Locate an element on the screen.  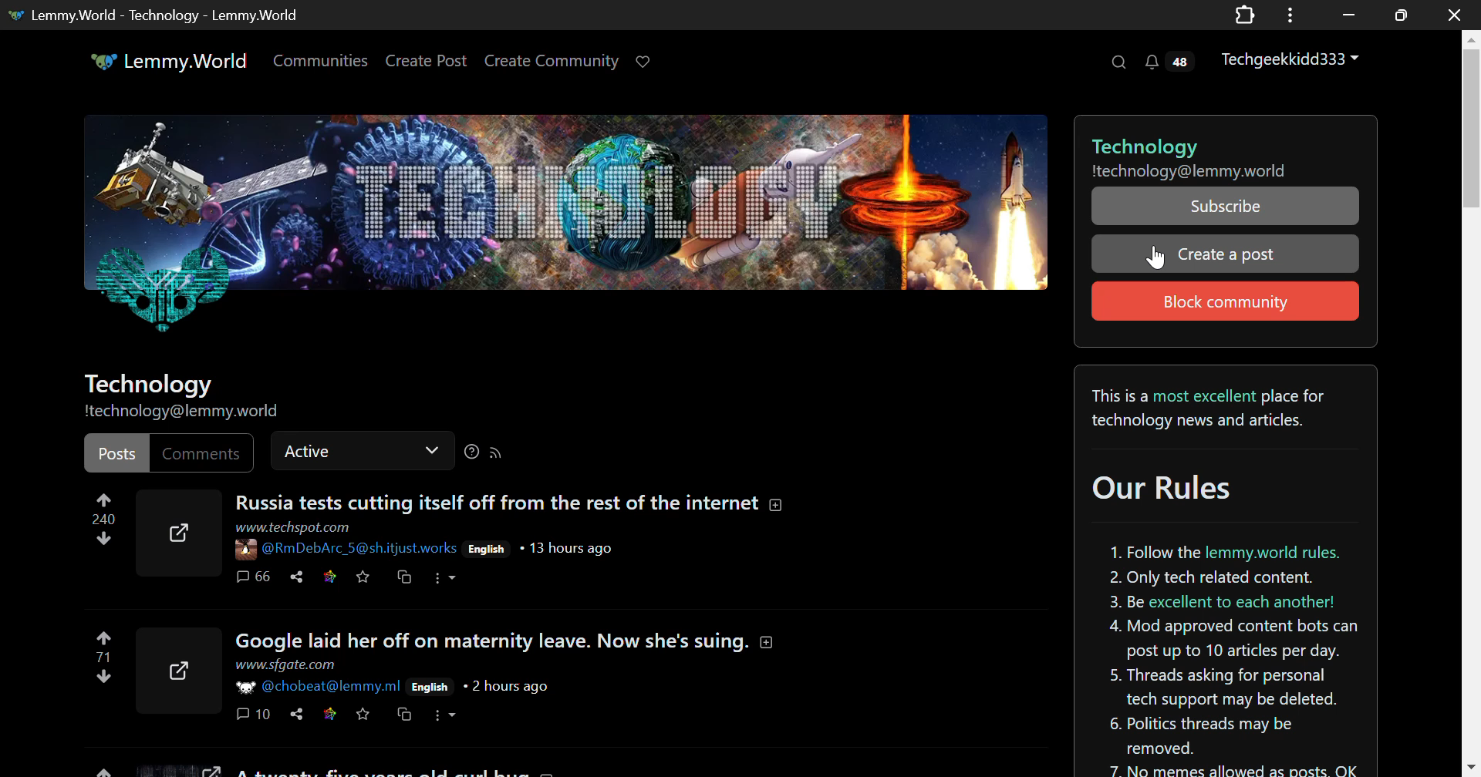
English is located at coordinates (429, 688).